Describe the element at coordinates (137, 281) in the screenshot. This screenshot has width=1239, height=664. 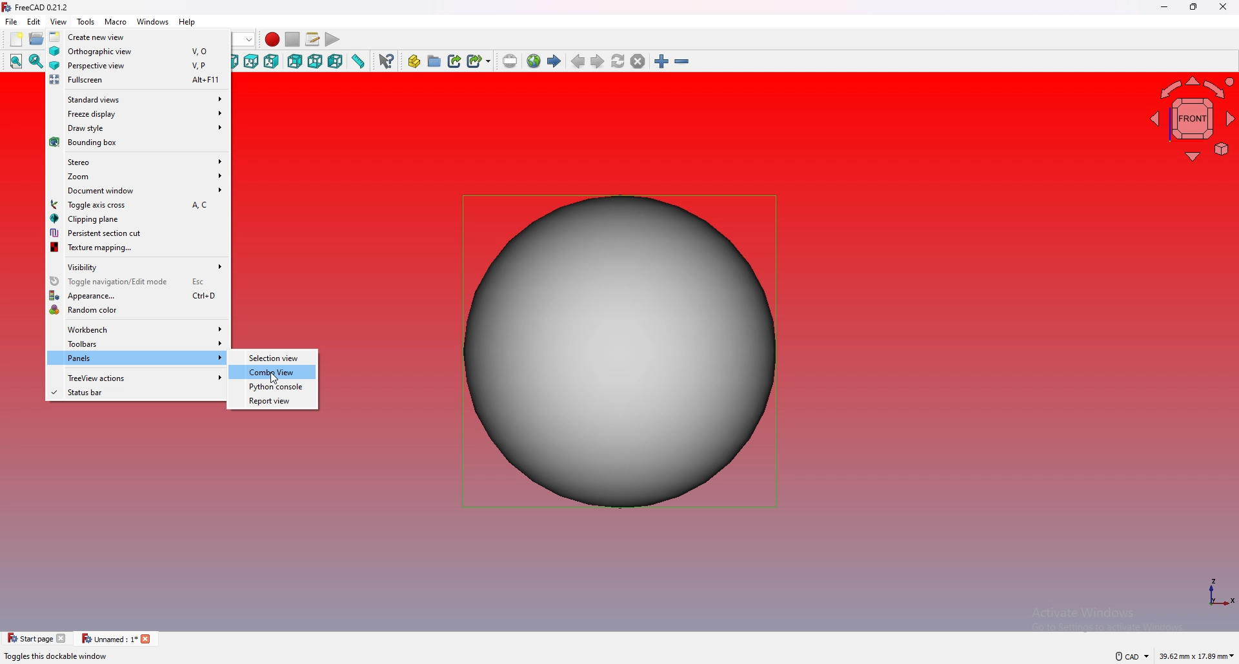
I see `toggle navigation` at that location.